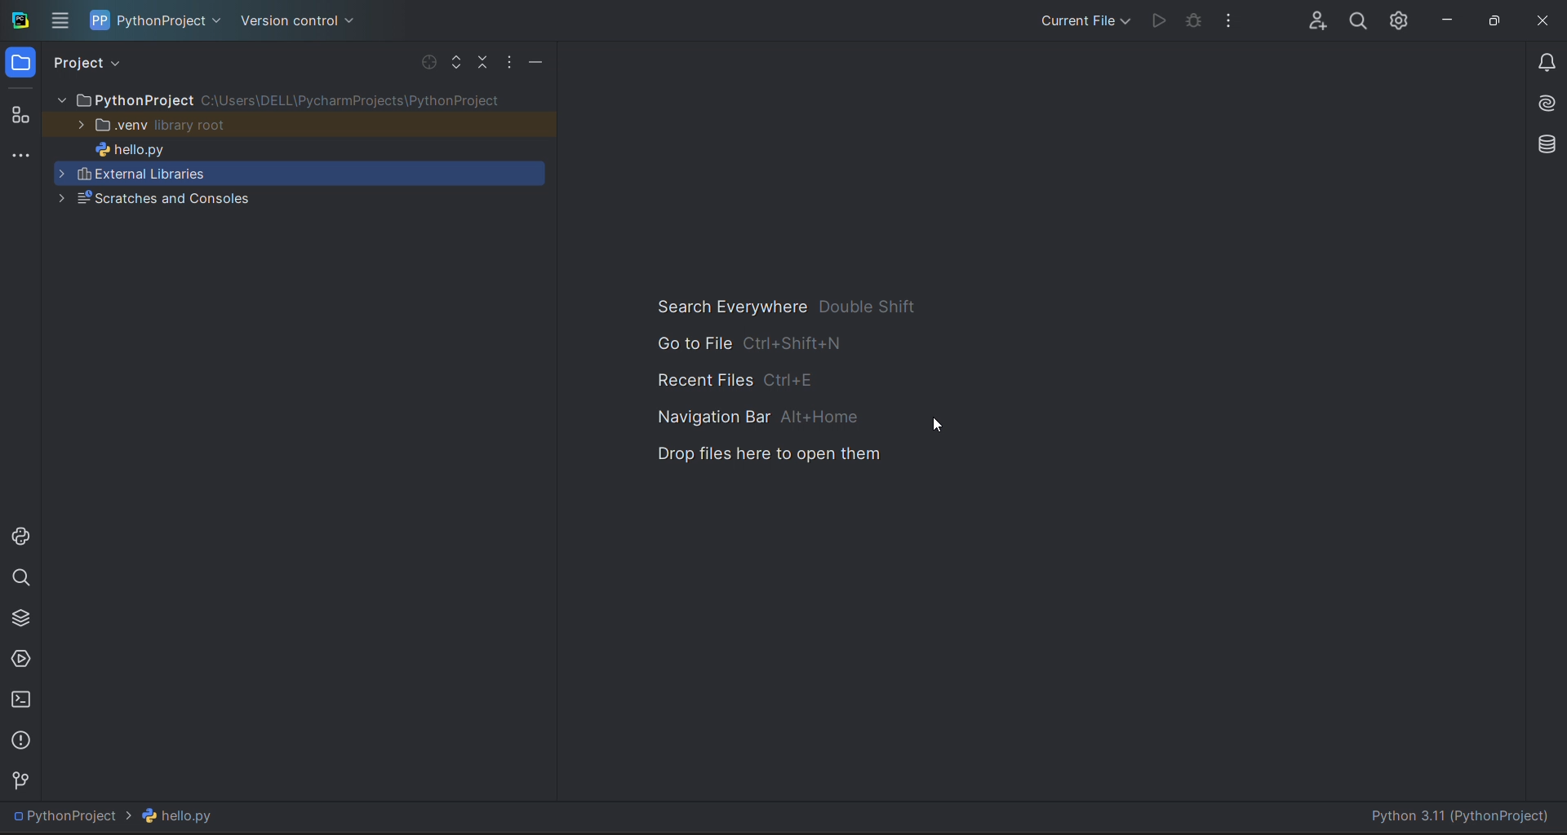 Image resolution: width=1567 pixels, height=835 pixels. What do you see at coordinates (482, 62) in the screenshot?
I see `collapse file` at bounding box center [482, 62].